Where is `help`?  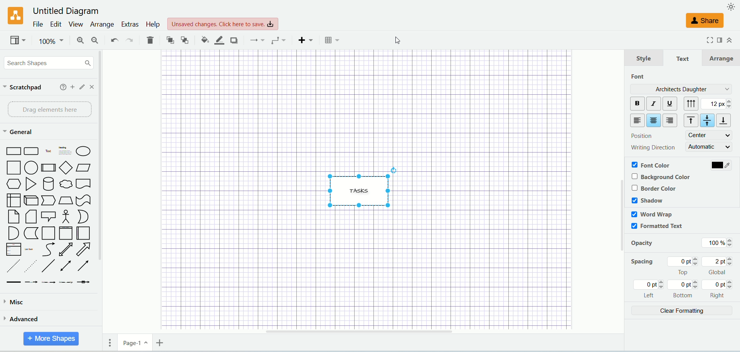 help is located at coordinates (62, 87).